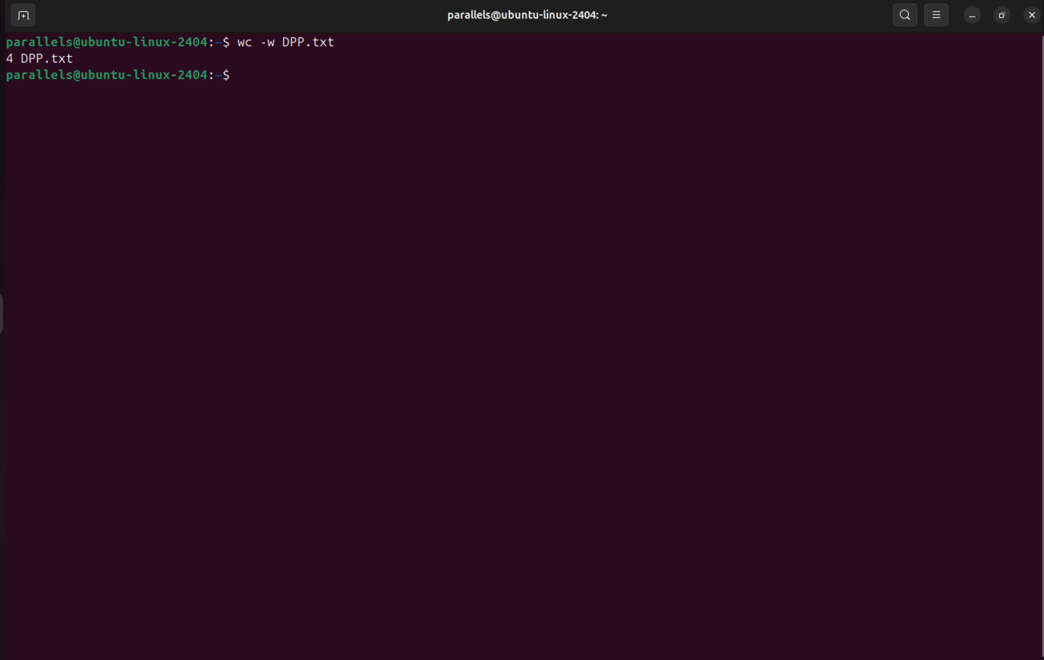  Describe the element at coordinates (120, 77) in the screenshot. I see `parallels@ubuntu-linux-2404:~$` at that location.